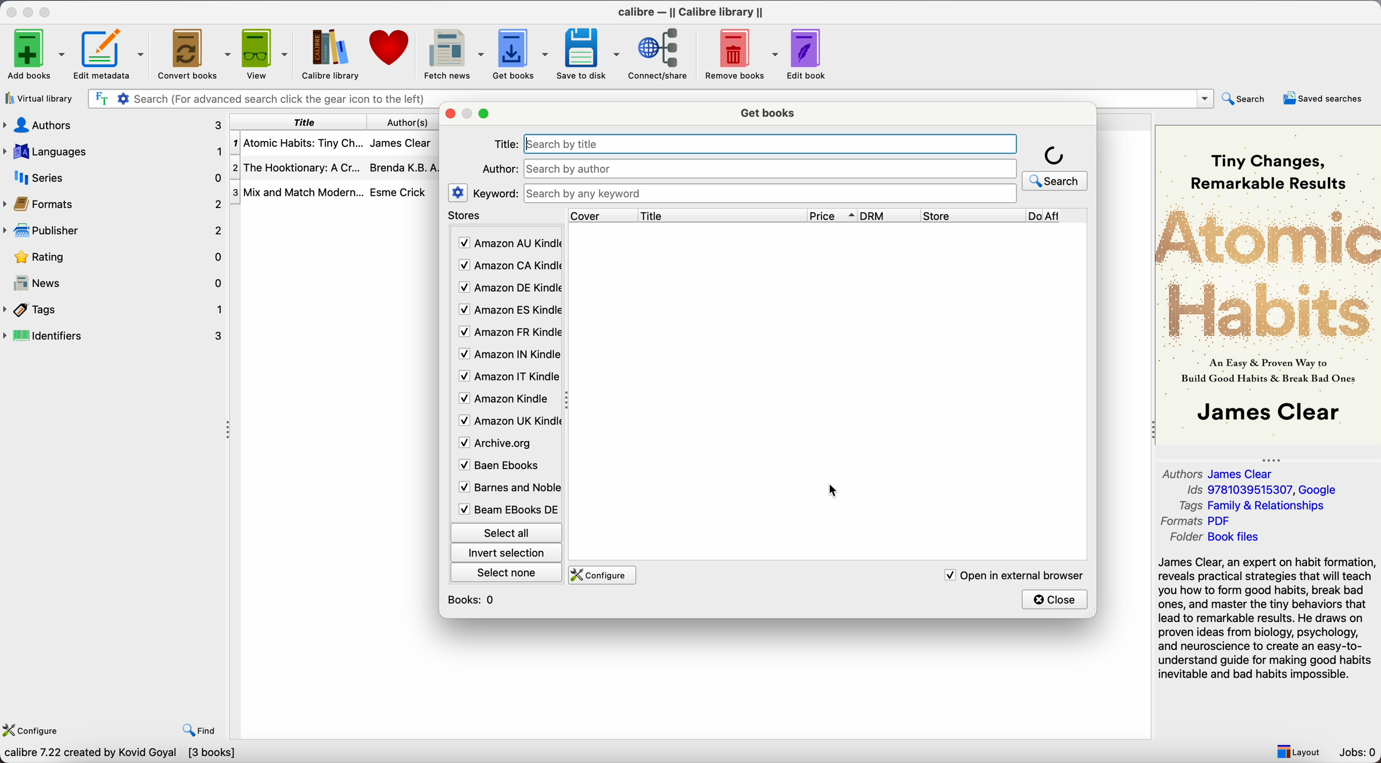  I want to click on search, so click(1244, 99).